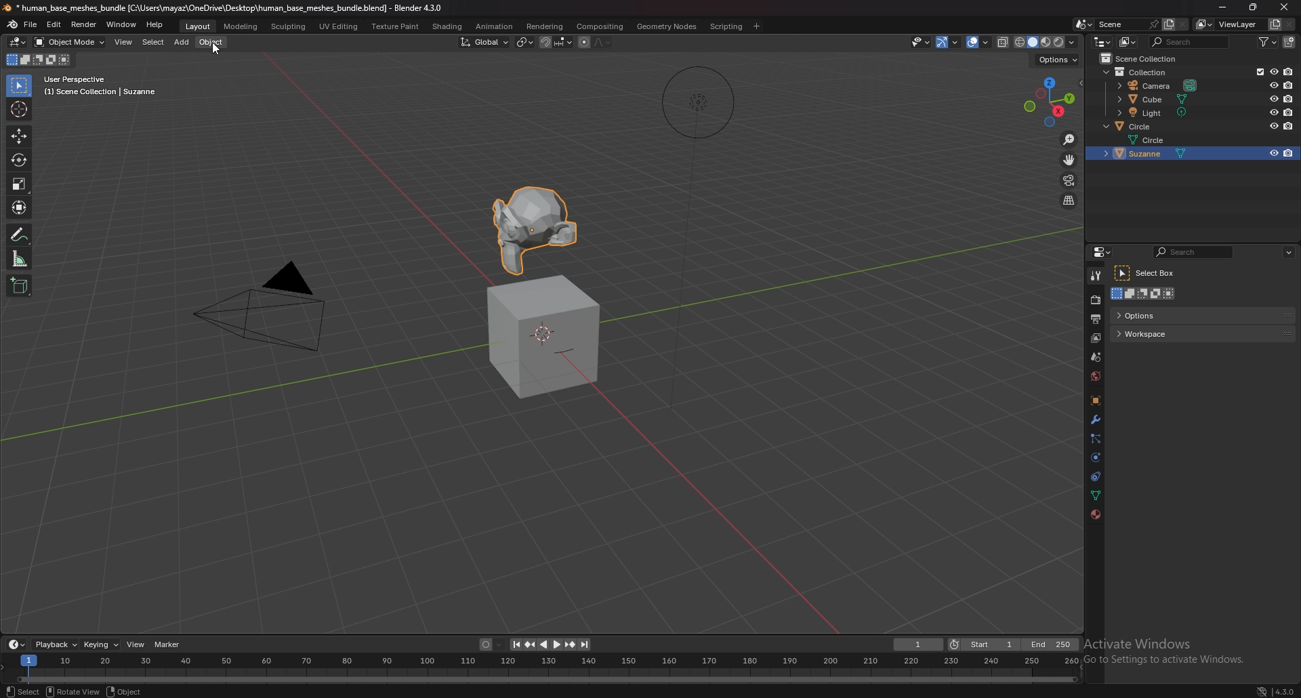 The width and height of the screenshot is (1301, 698). I want to click on hide in viewport, so click(1273, 125).